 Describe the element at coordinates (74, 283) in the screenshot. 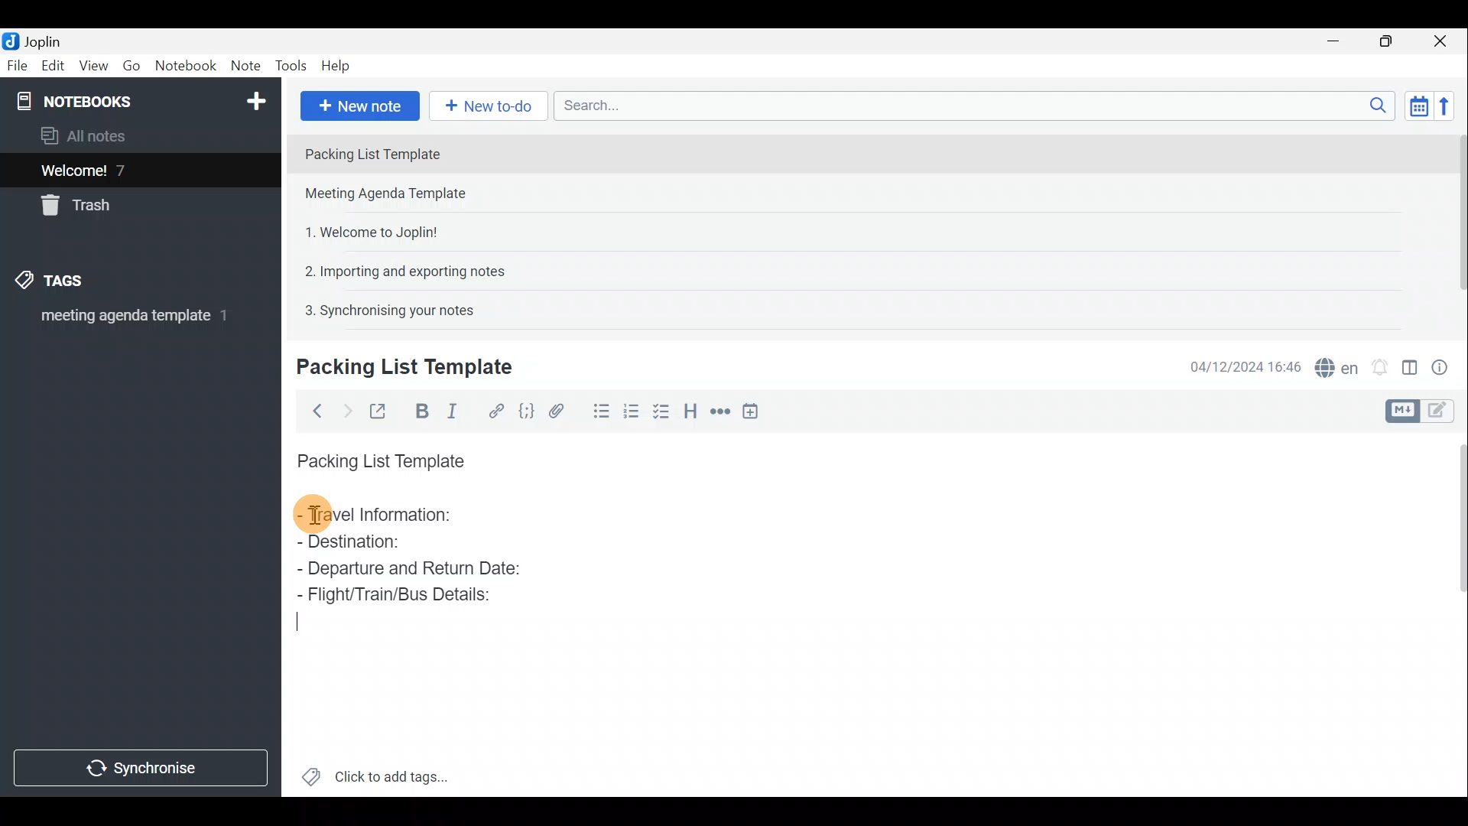

I see `Tags` at that location.